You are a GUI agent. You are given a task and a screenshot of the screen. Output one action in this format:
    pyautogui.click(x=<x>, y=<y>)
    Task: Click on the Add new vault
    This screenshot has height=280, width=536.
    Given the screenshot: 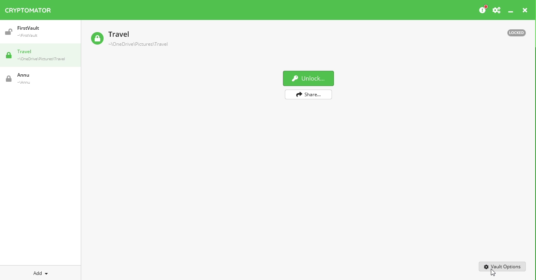 What is the action you would take?
    pyautogui.click(x=41, y=272)
    